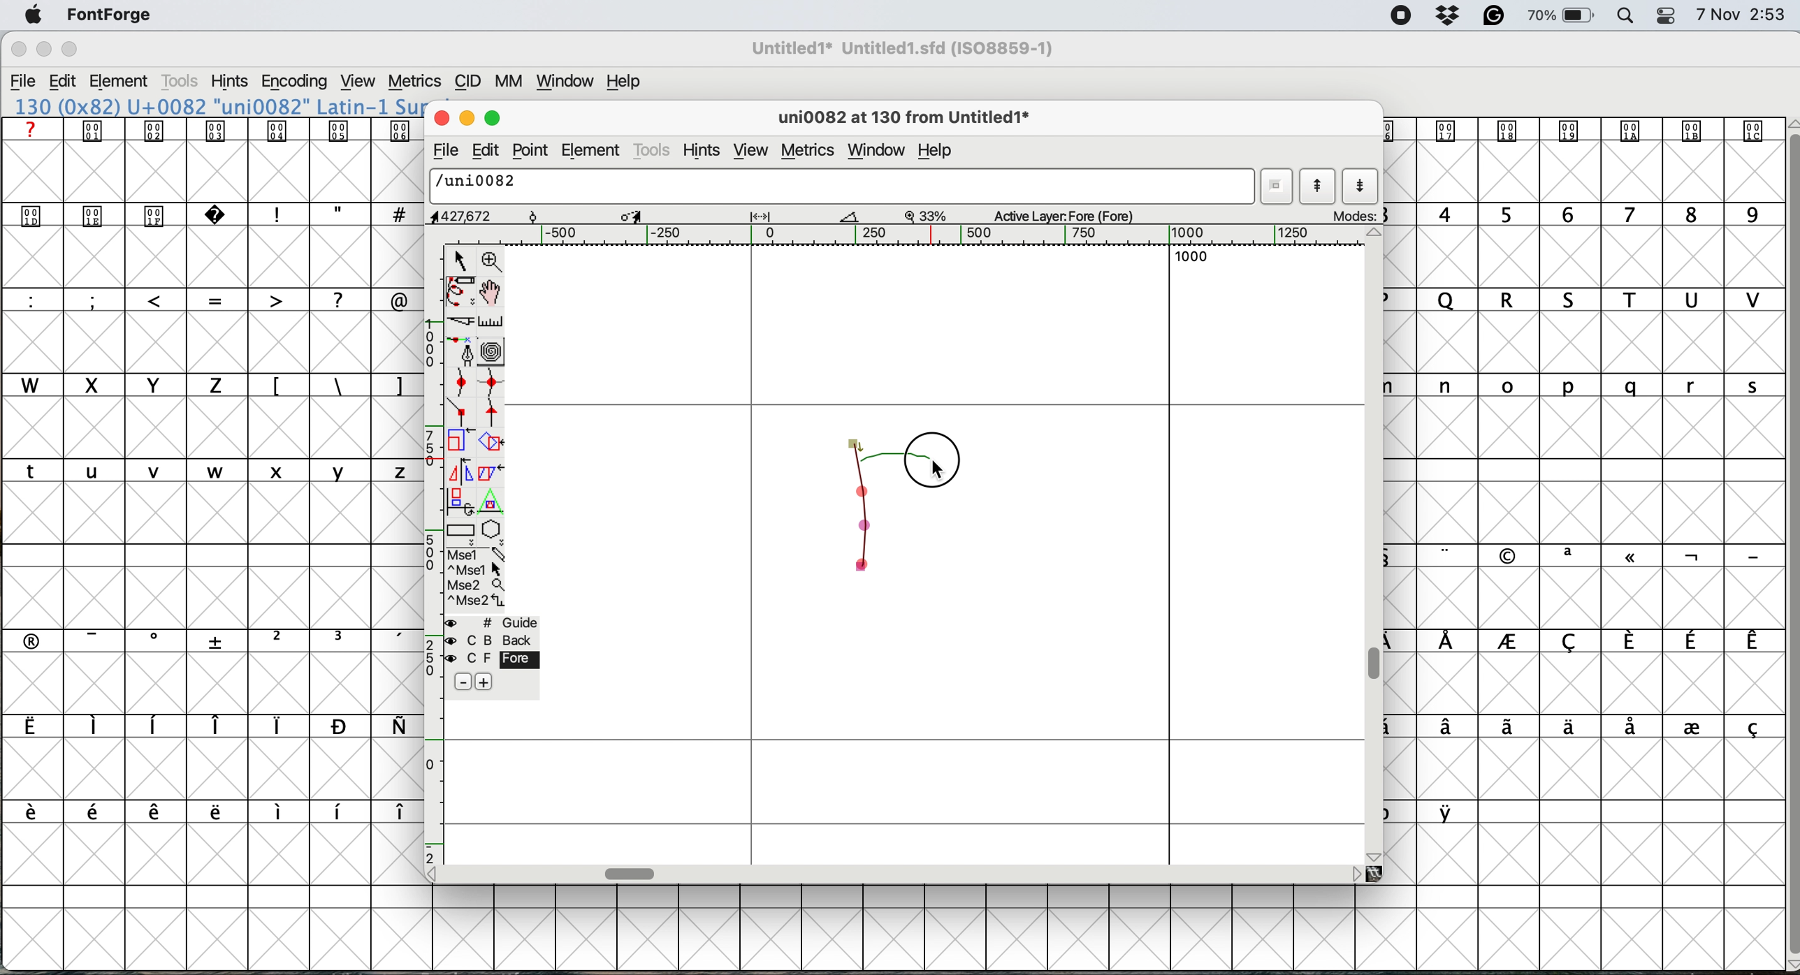 The image size is (1800, 975). I want to click on view, so click(361, 82).